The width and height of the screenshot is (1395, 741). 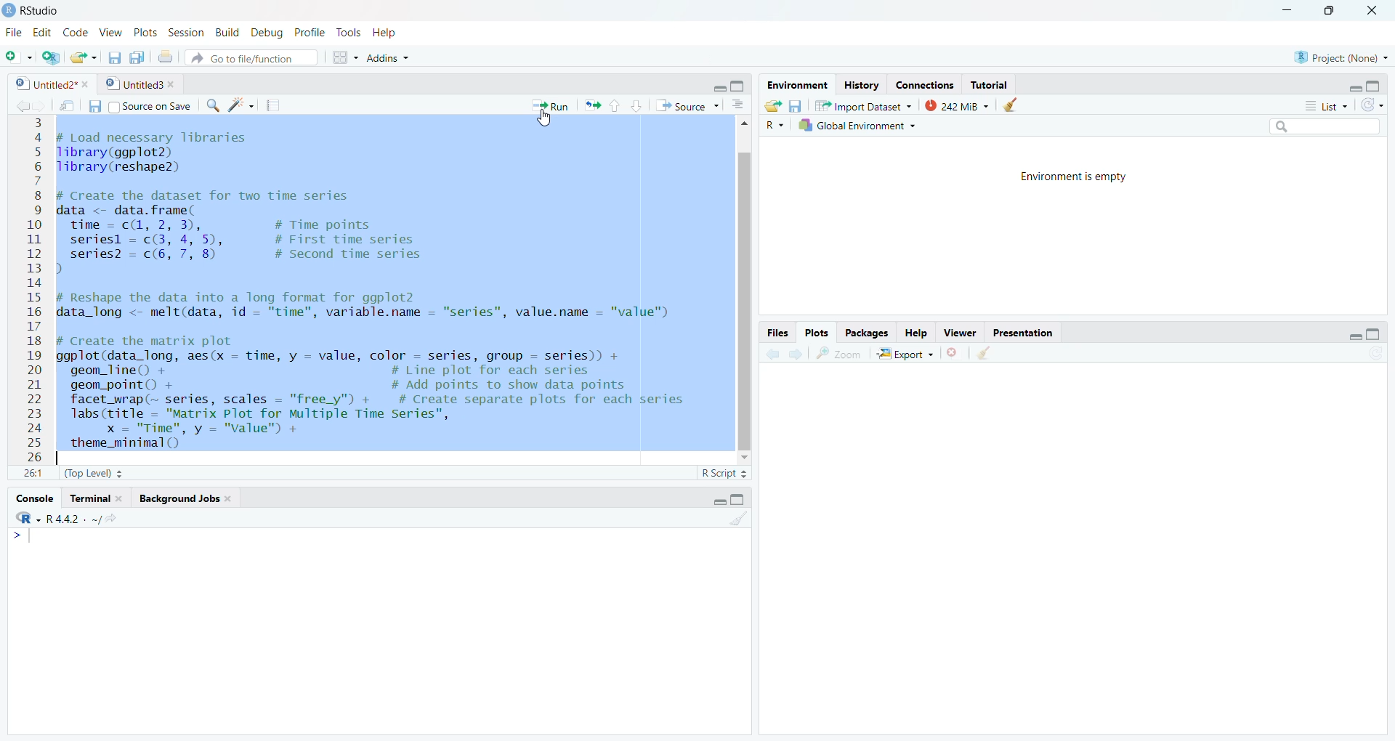 What do you see at coordinates (88, 84) in the screenshot?
I see `close` at bounding box center [88, 84].